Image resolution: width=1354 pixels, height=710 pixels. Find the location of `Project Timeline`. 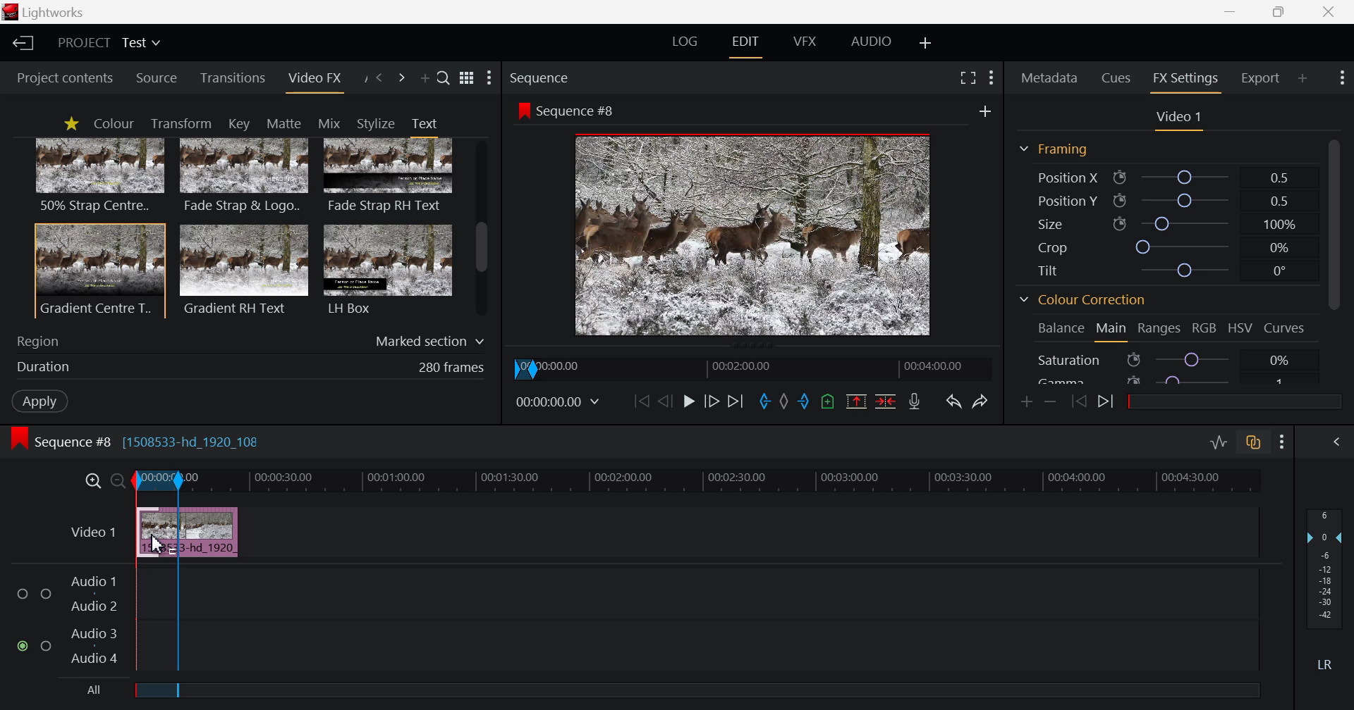

Project Timeline is located at coordinates (719, 482).